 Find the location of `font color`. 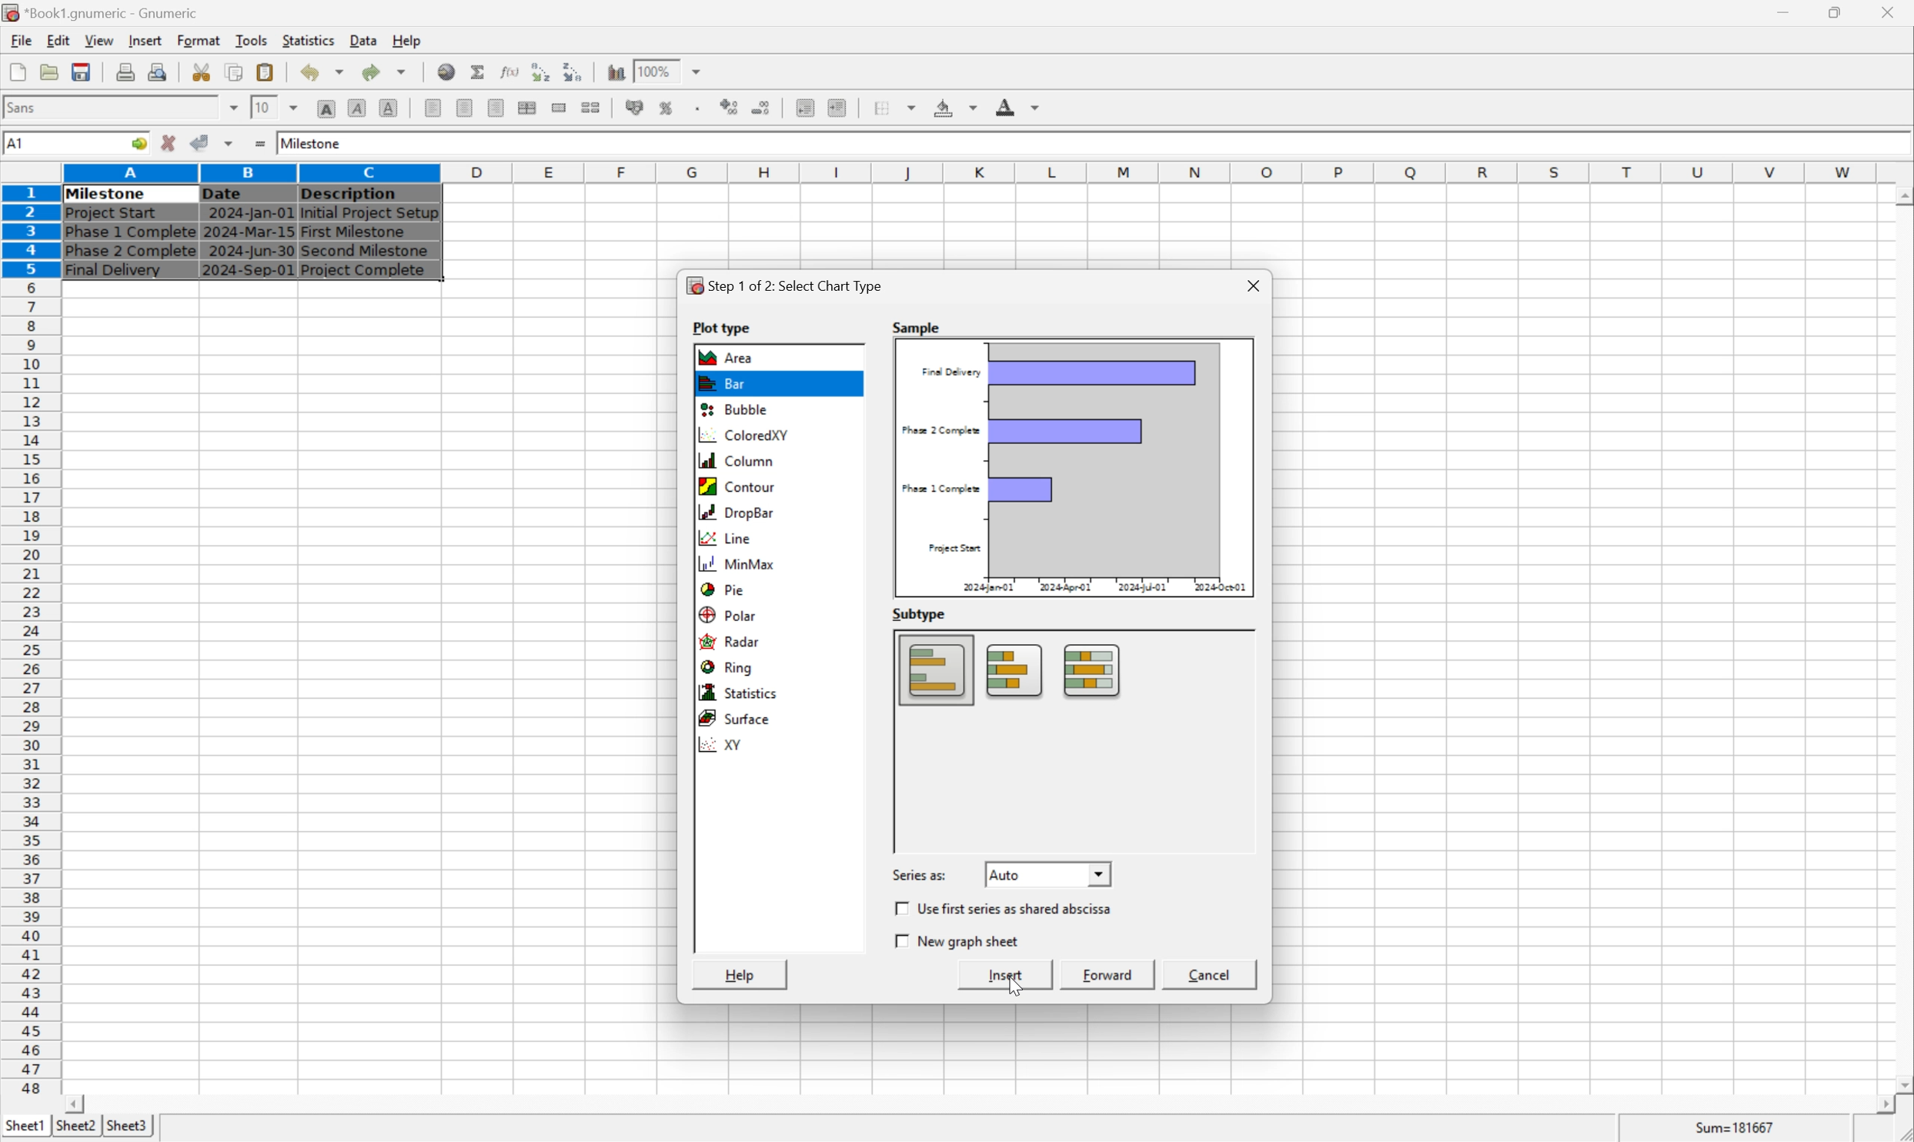

font color is located at coordinates (1018, 106).